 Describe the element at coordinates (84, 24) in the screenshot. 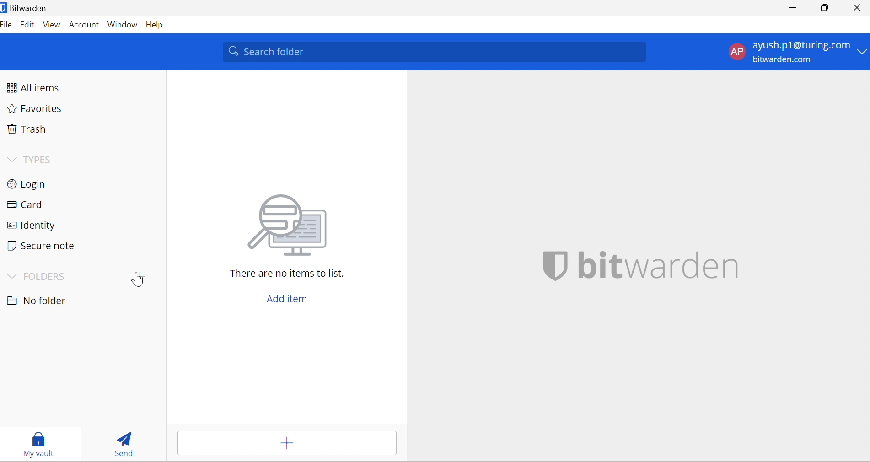

I see `Account` at that location.